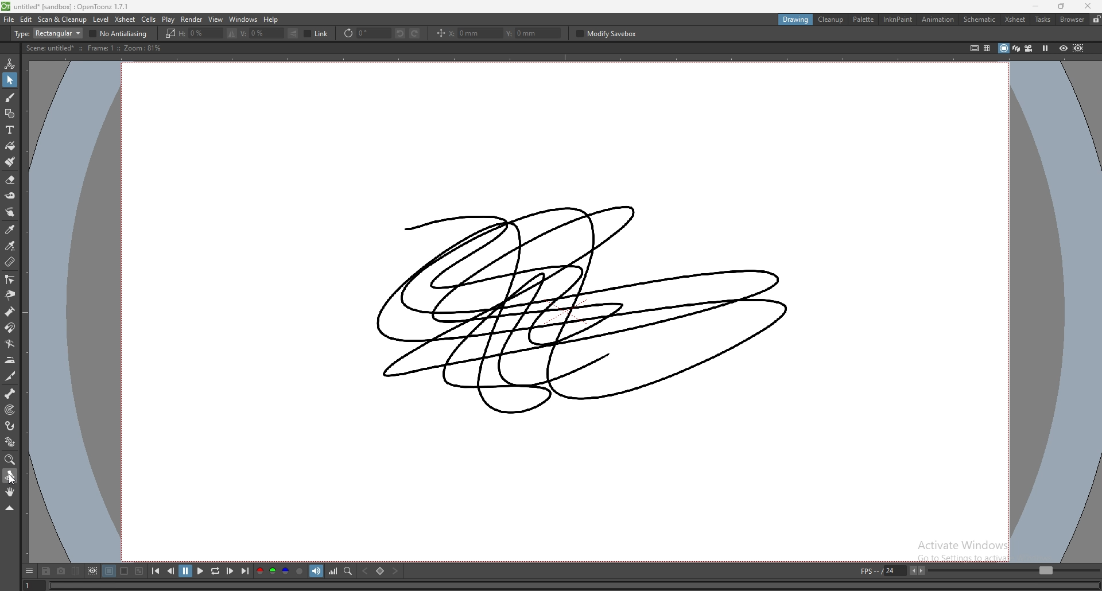  Describe the element at coordinates (29, 571) in the screenshot. I see `options` at that location.